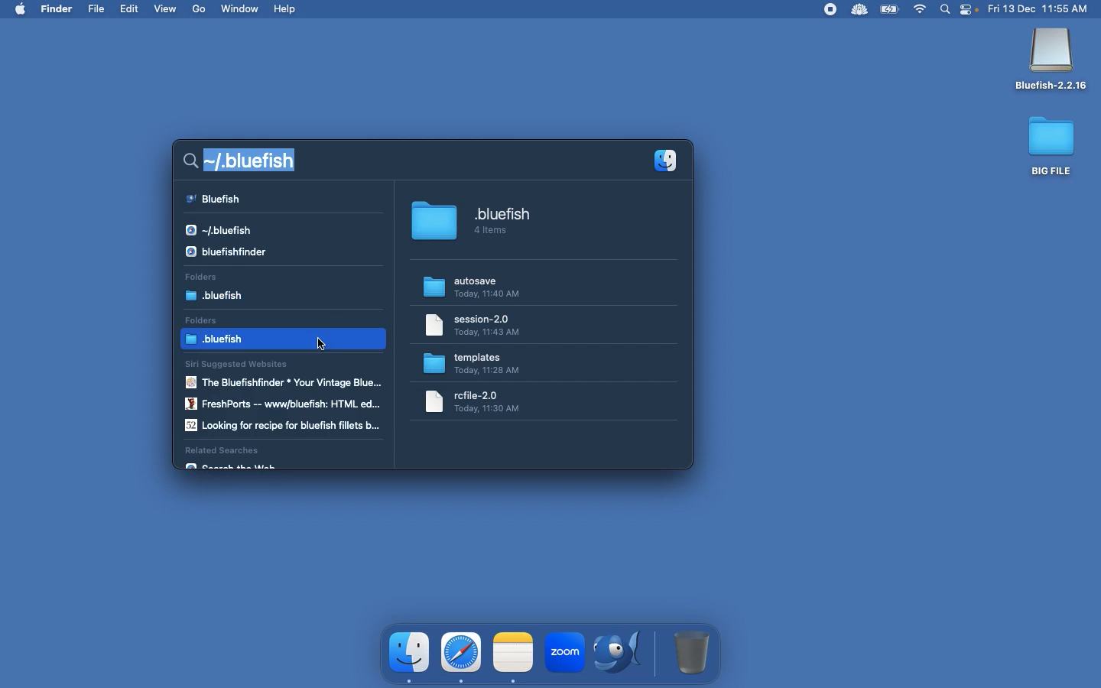  Describe the element at coordinates (486, 401) in the screenshot. I see `folder` at that location.